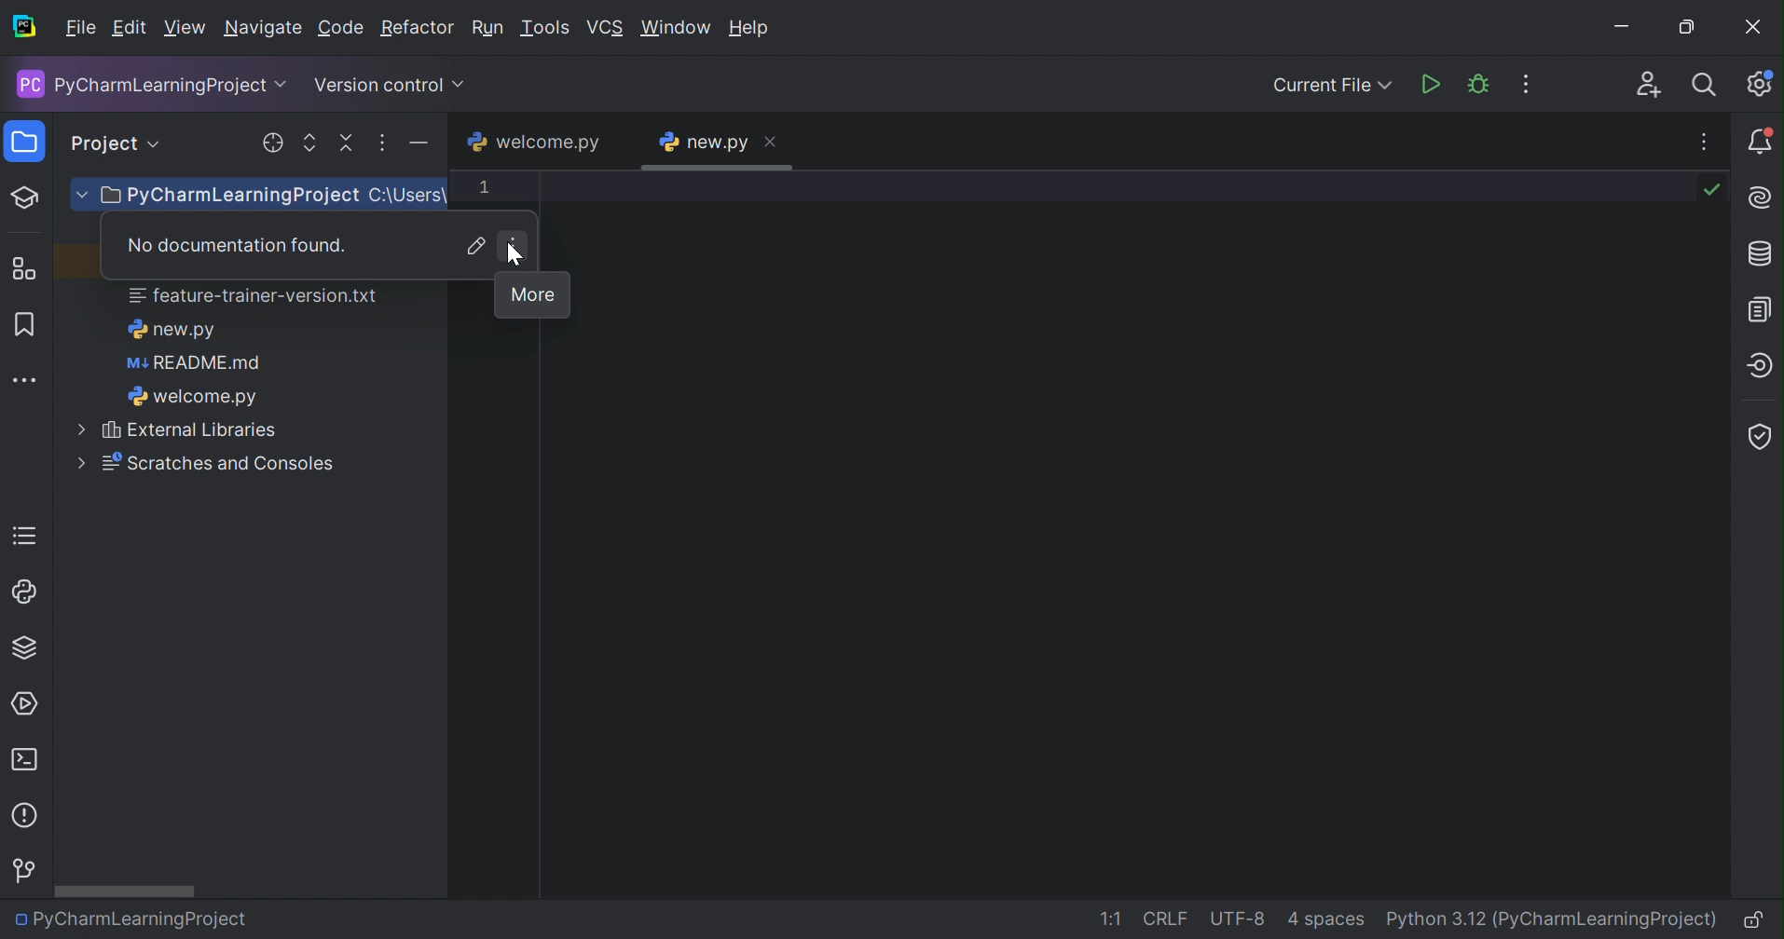 The height and width of the screenshot is (939, 1784). I want to click on 1, so click(484, 185).